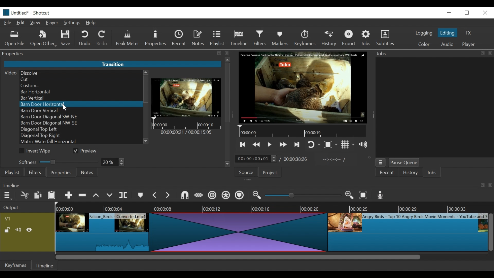 Image resolution: width=494 pixels, height=278 pixels. I want to click on minimize, so click(449, 12).